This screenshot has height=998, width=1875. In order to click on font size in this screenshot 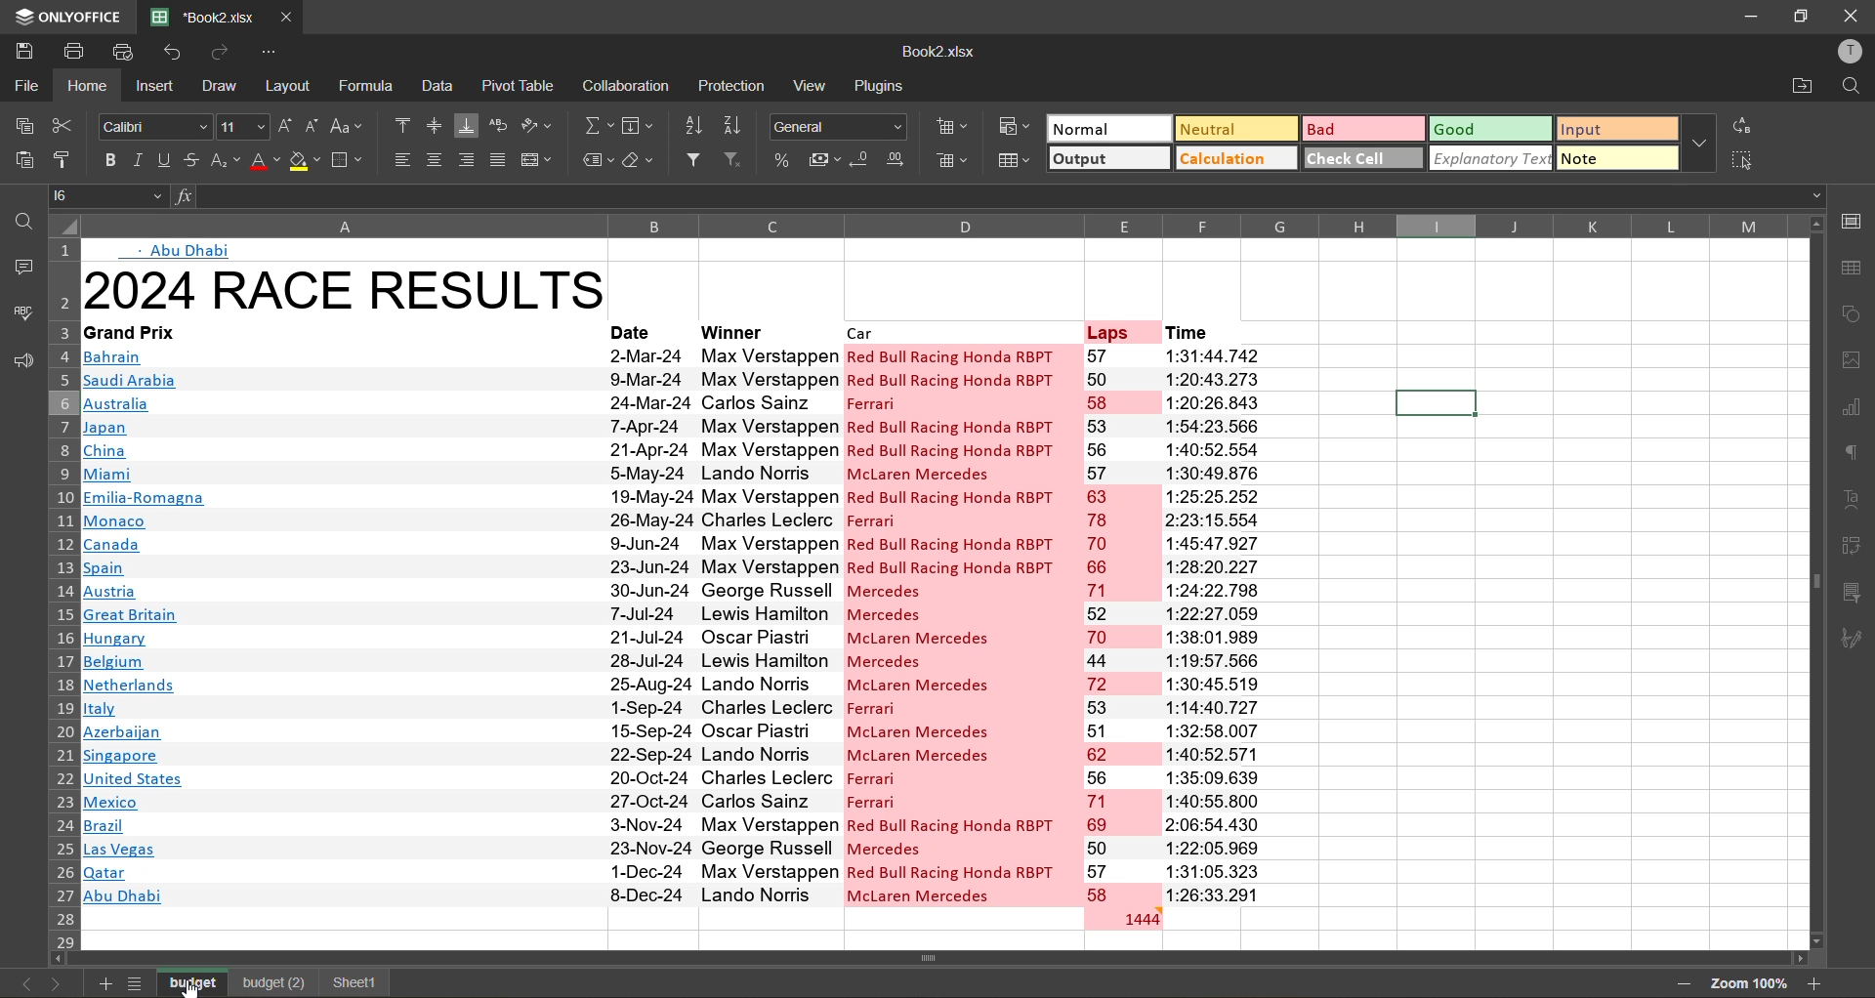, I will do `click(239, 128)`.